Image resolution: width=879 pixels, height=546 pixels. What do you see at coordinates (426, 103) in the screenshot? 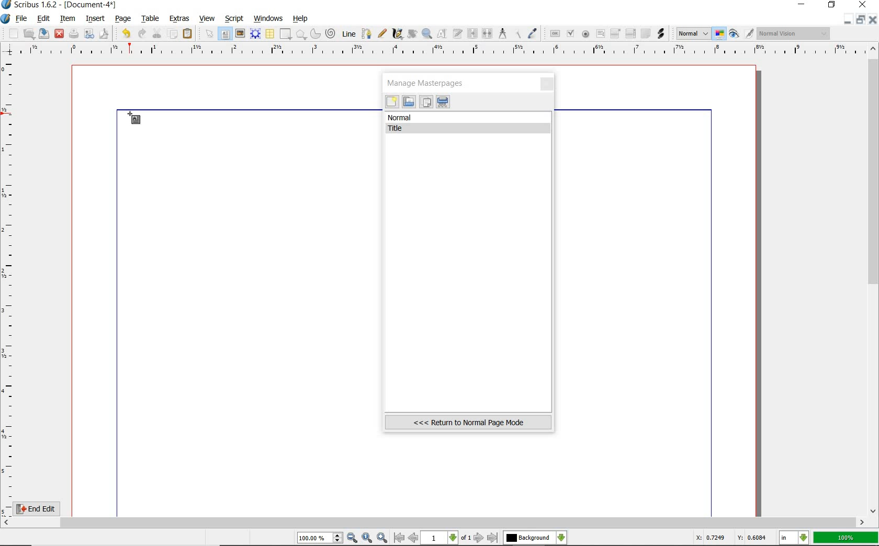
I see `duplicate the selected masterpages` at bounding box center [426, 103].